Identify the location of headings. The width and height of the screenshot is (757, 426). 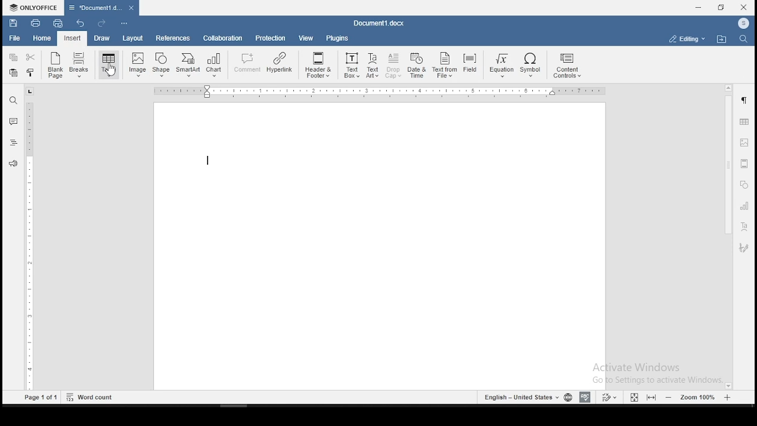
(14, 143).